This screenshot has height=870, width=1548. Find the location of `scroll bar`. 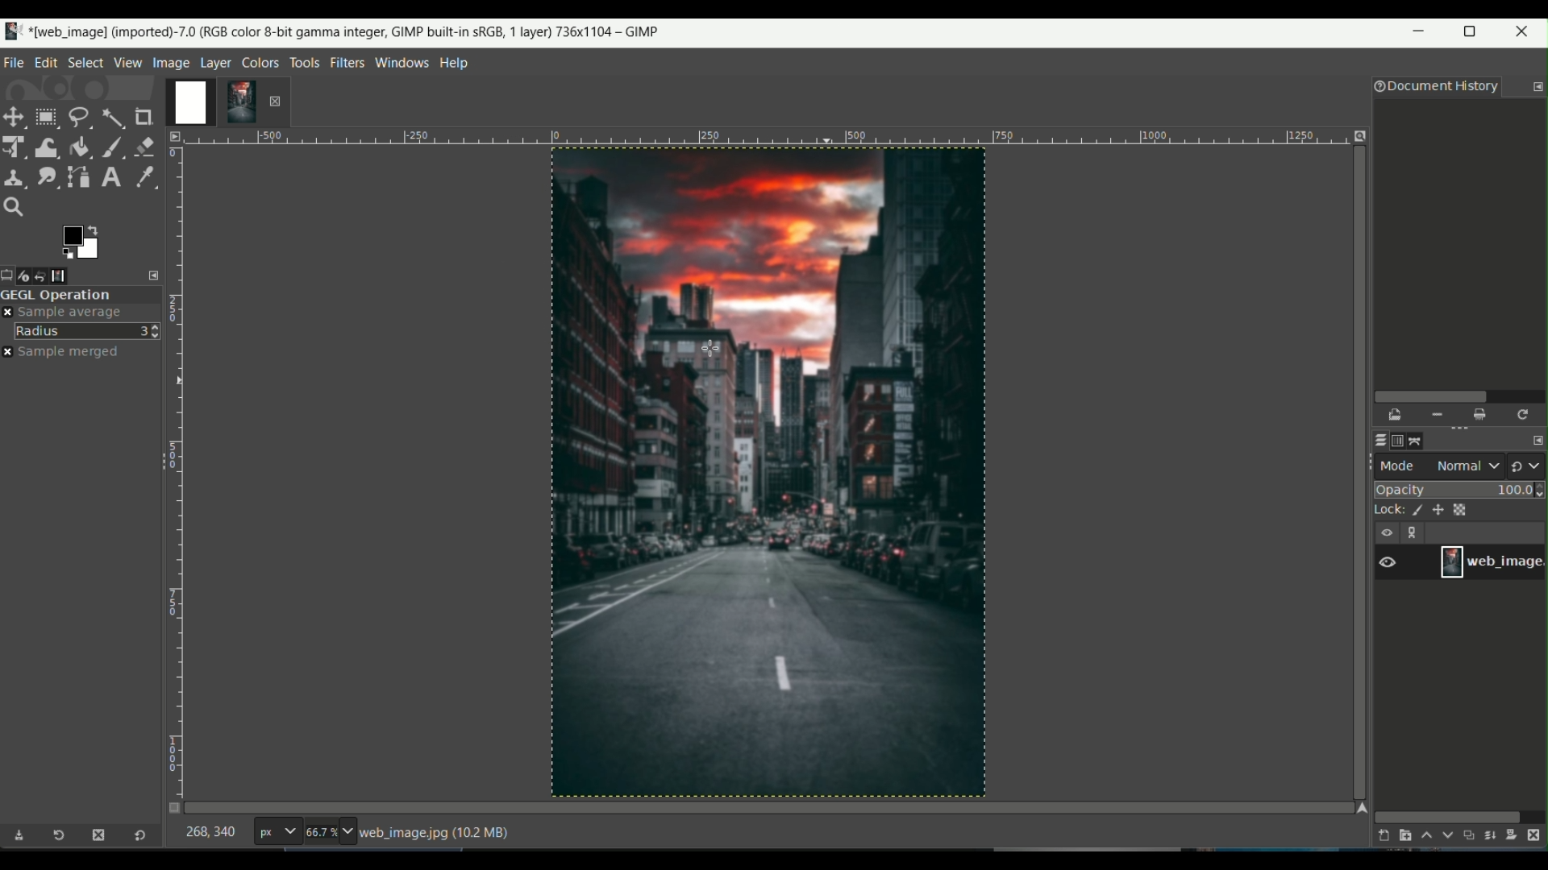

scroll bar is located at coordinates (1448, 815).